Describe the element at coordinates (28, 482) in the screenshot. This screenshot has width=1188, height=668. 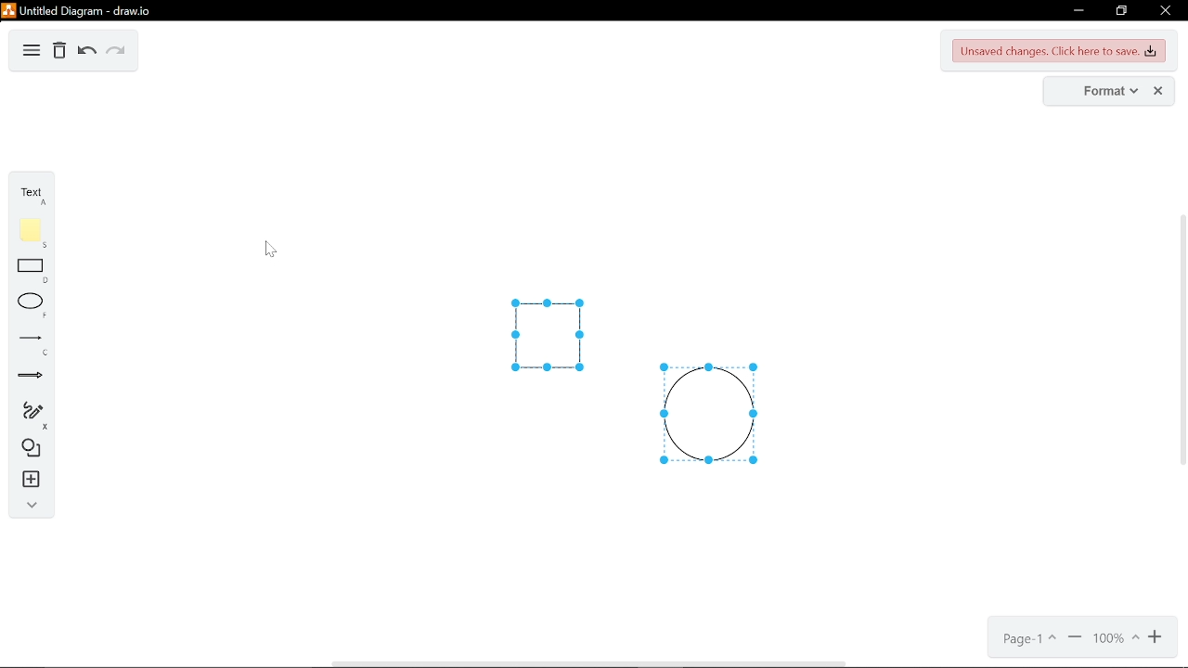
I see `insert` at that location.